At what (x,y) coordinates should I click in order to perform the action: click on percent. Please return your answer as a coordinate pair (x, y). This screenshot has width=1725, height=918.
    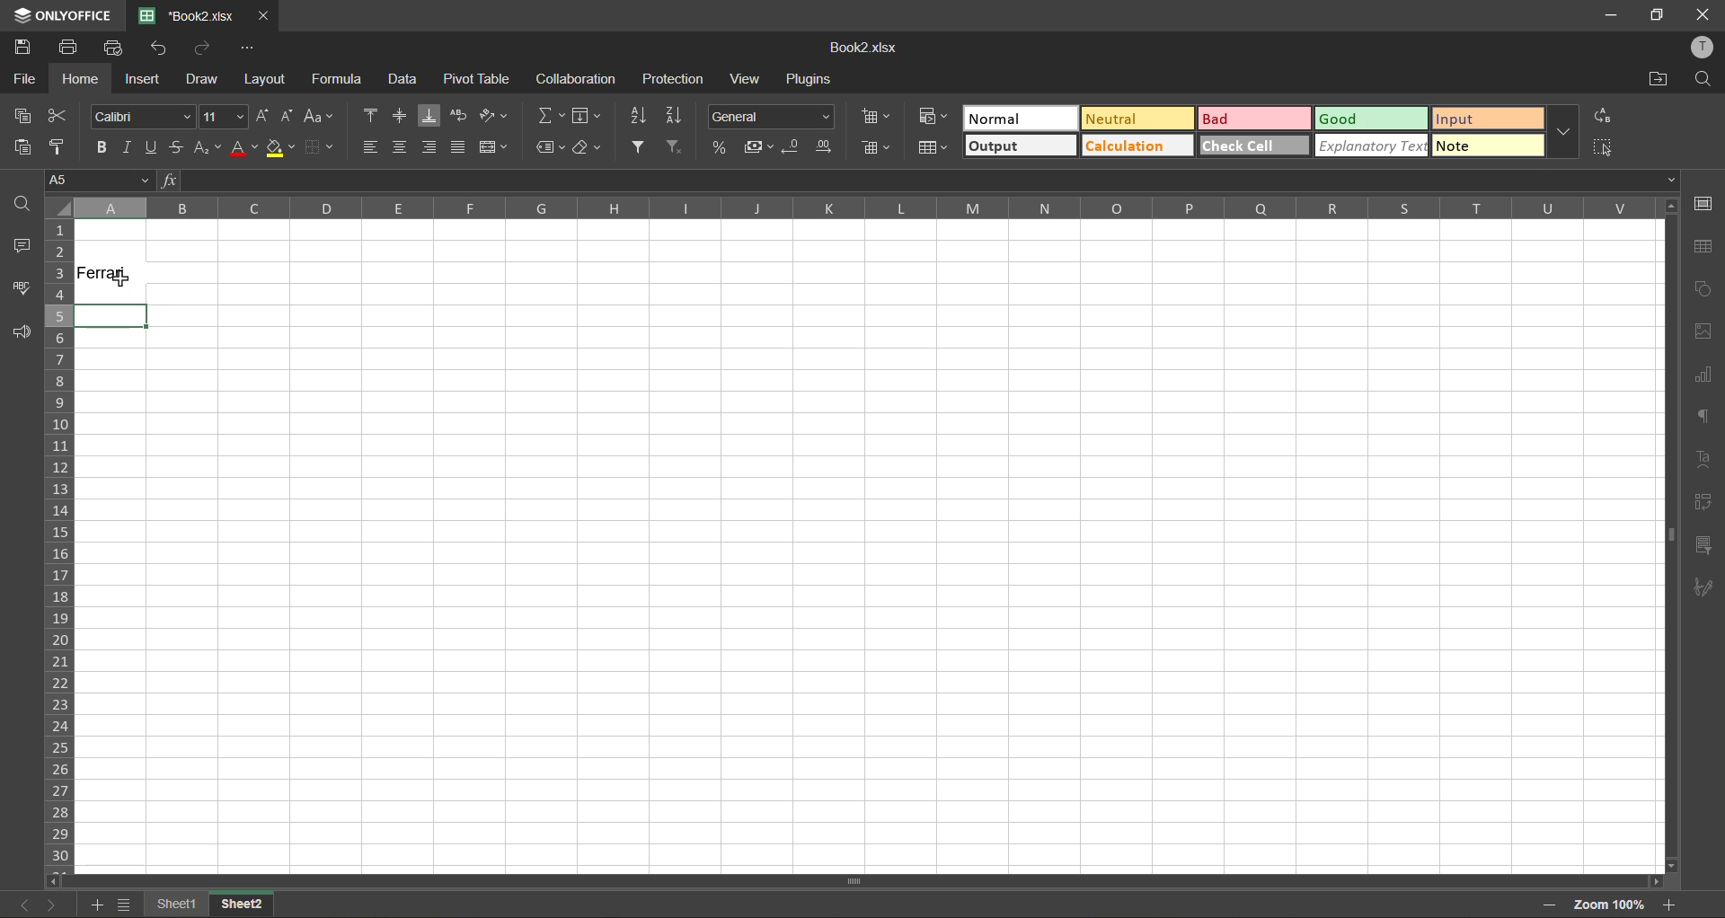
    Looking at the image, I should click on (718, 147).